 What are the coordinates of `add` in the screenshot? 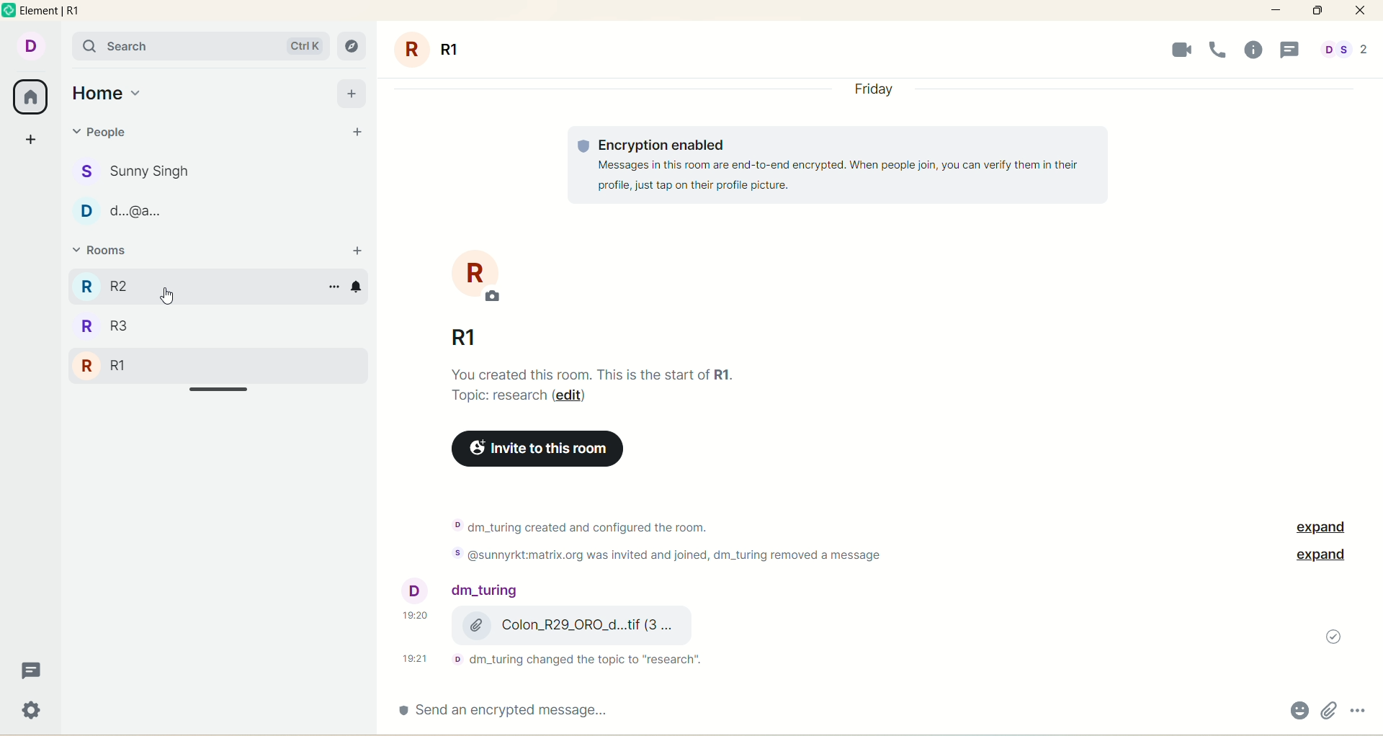 It's located at (352, 92).